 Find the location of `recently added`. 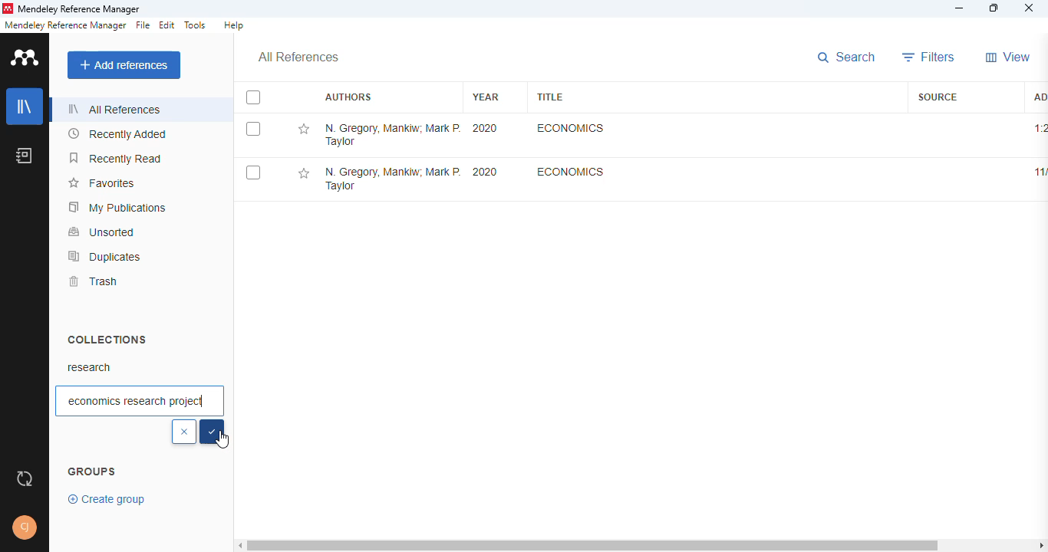

recently added is located at coordinates (118, 134).